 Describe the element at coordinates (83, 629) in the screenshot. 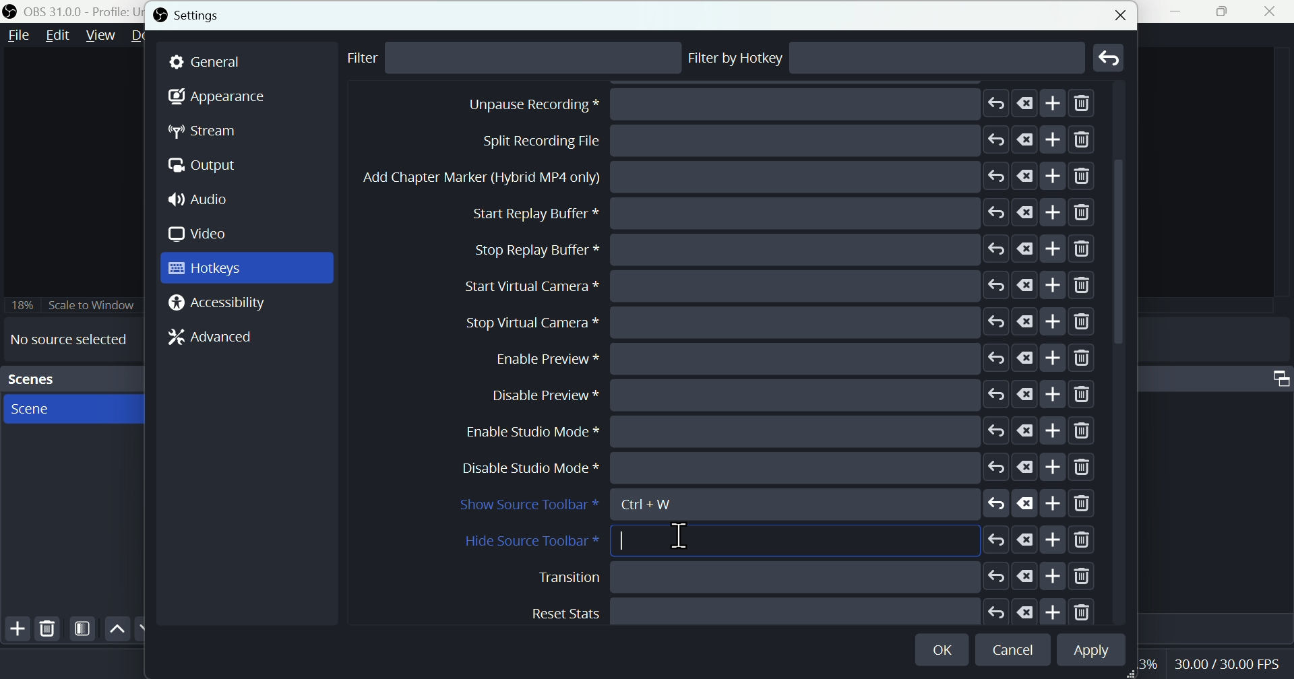

I see `Filter` at that location.